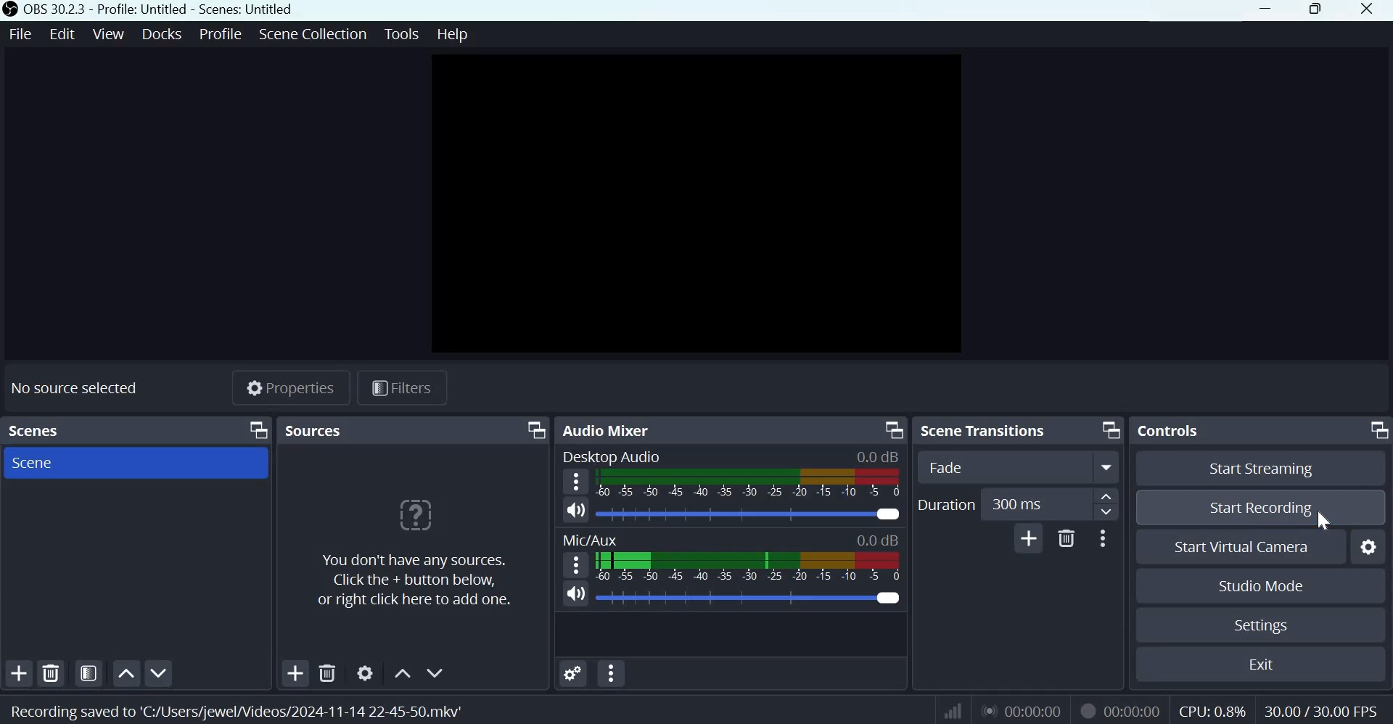  I want to click on More options, so click(1104, 540).